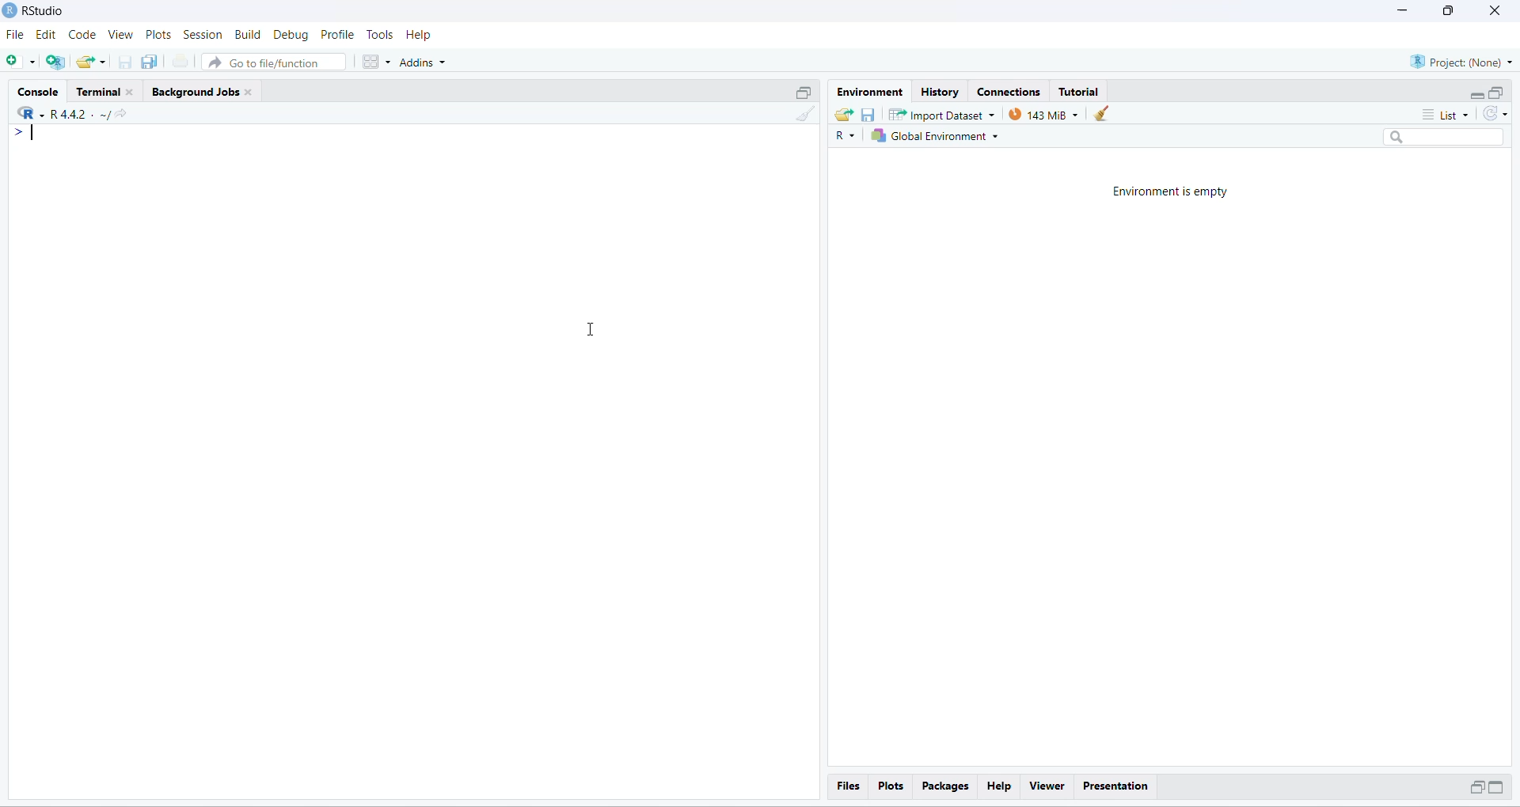 This screenshot has height=807, width=1520. I want to click on packages, so click(947, 787).